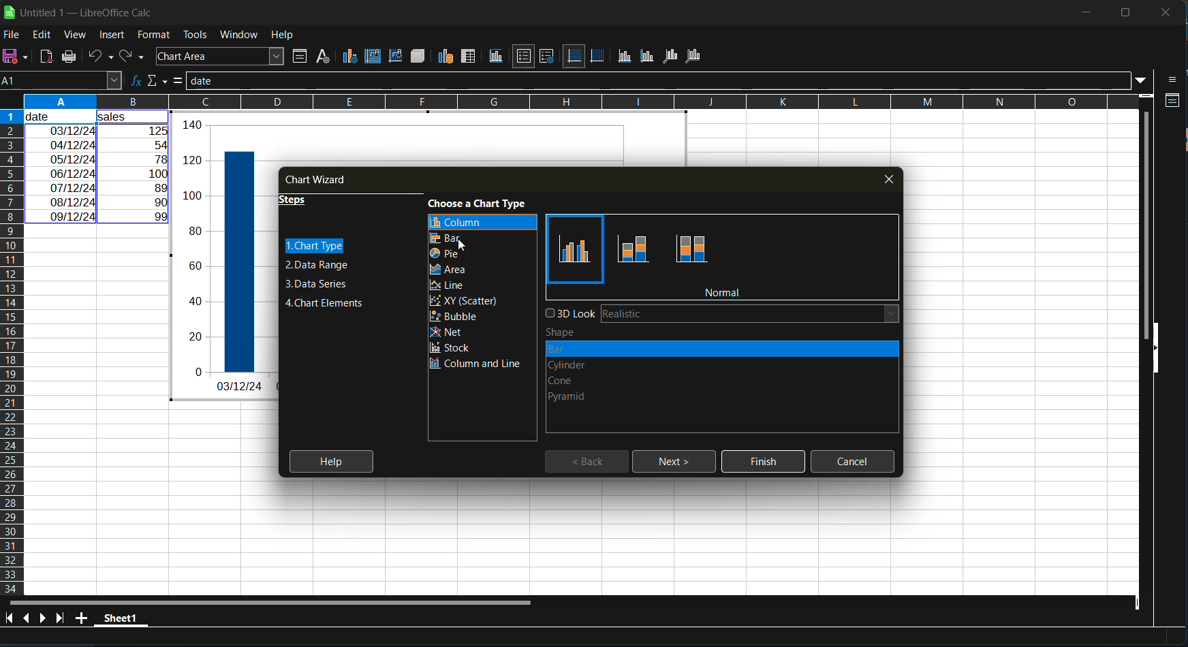  Describe the element at coordinates (41, 35) in the screenshot. I see `edit` at that location.